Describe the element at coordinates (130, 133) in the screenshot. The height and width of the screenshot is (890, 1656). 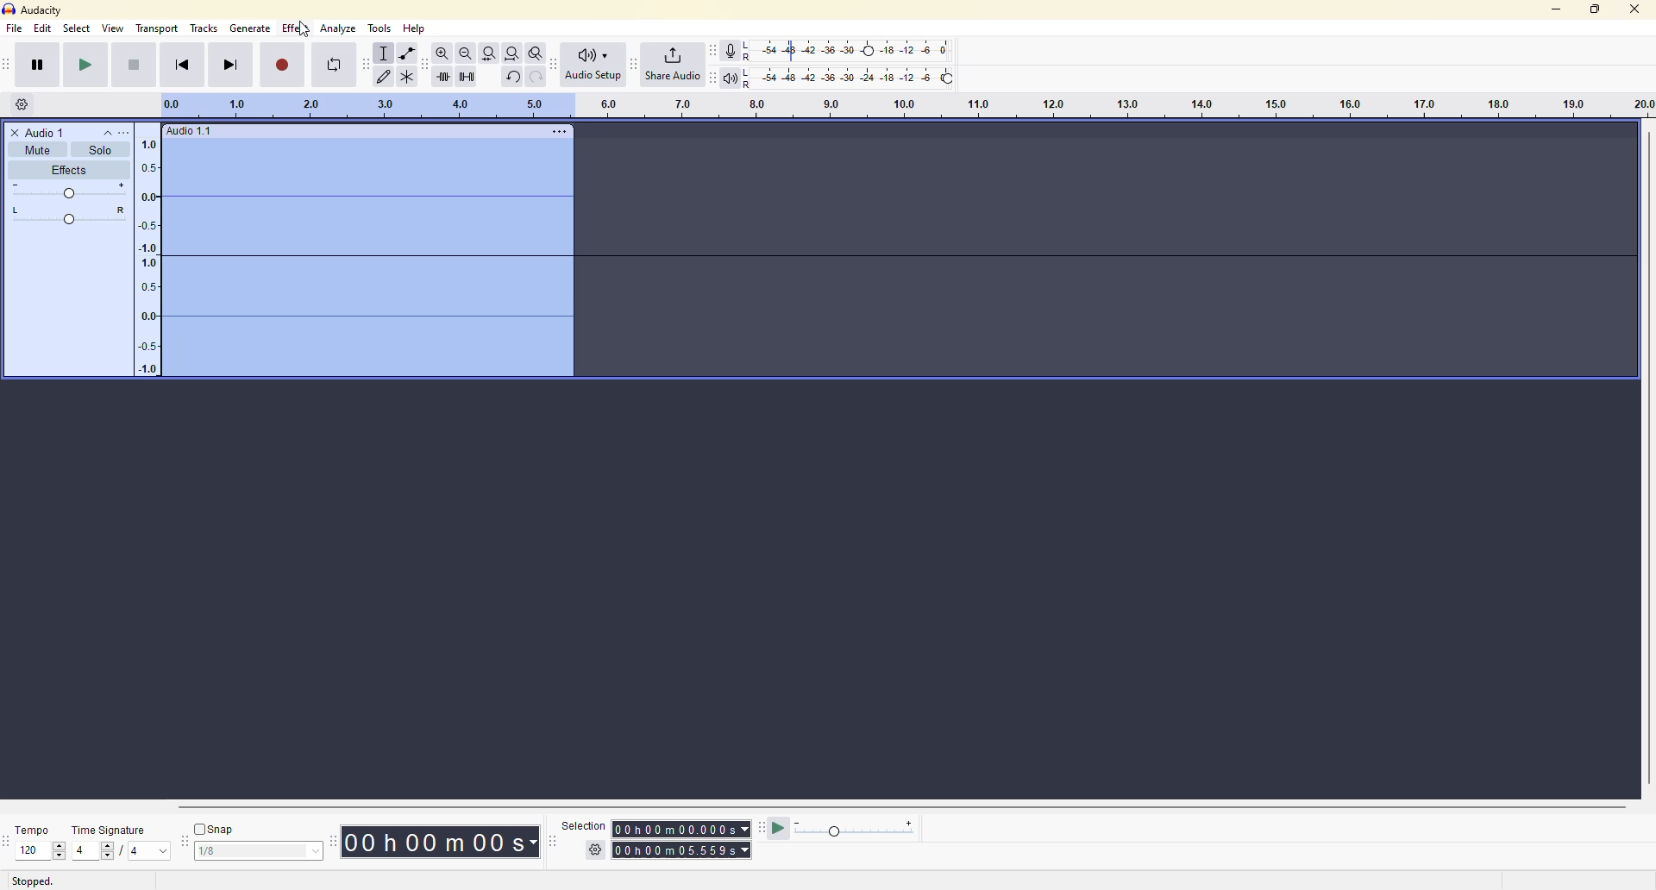
I see `more` at that location.